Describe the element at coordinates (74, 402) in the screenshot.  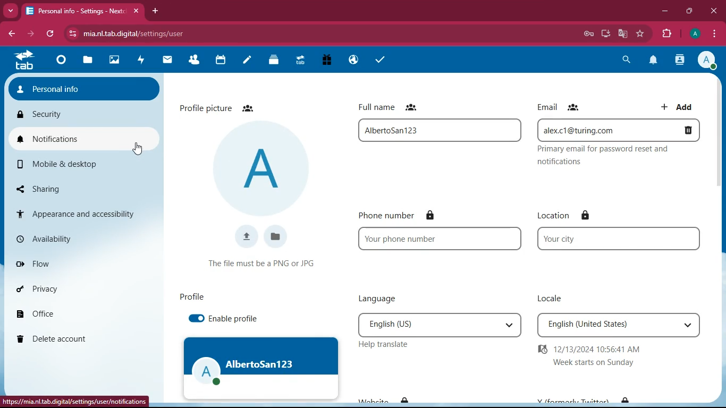
I see `https://mia.nl.tab.digital/settings/user/notifications` at that location.